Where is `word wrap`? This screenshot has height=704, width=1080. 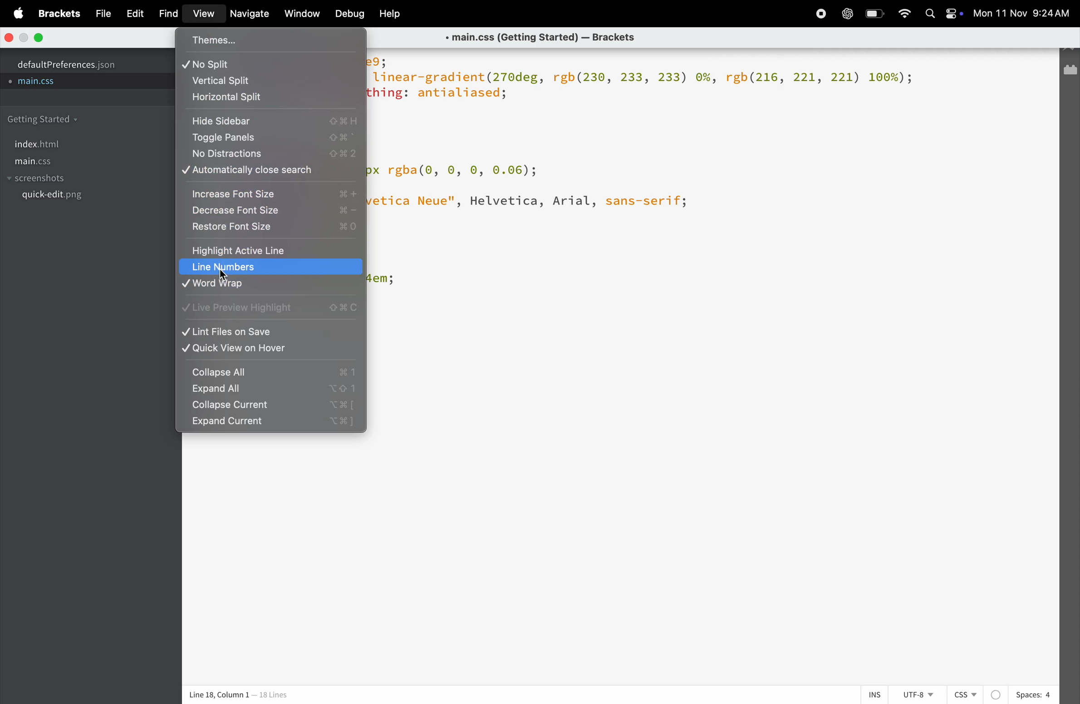 word wrap is located at coordinates (268, 287).